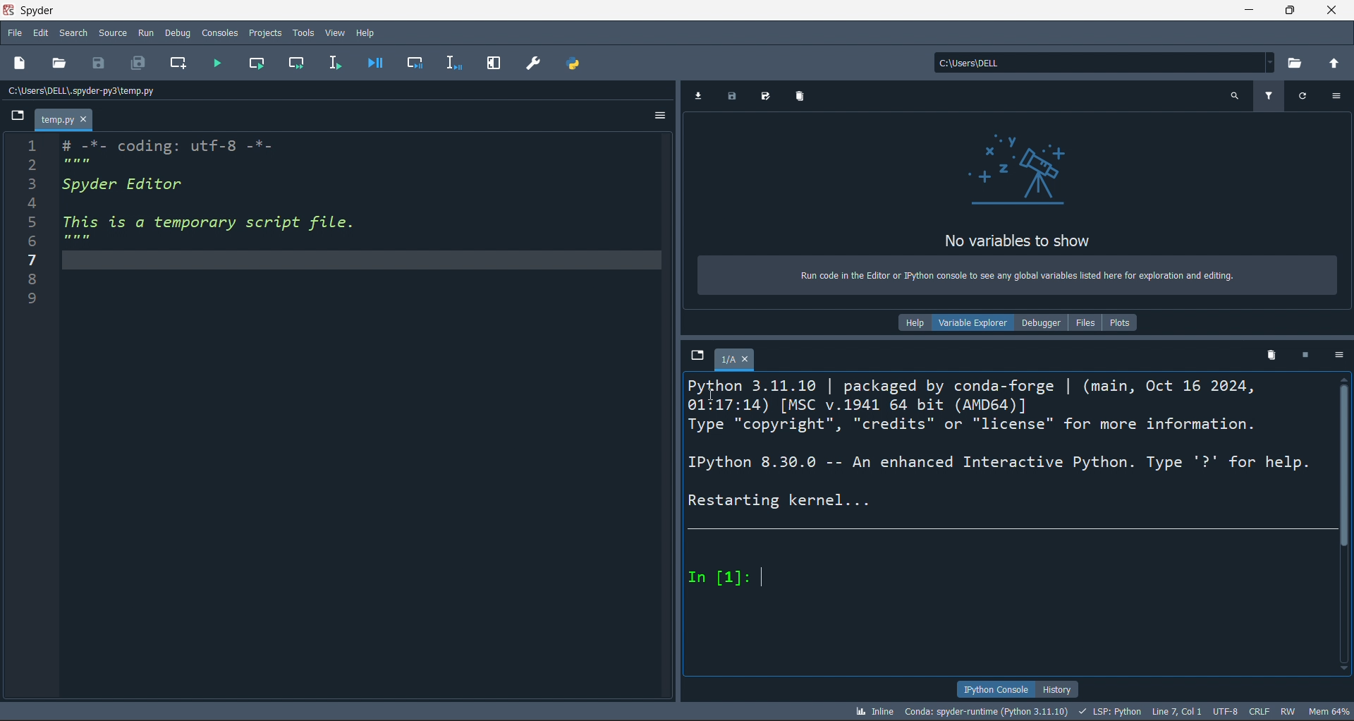 The width and height of the screenshot is (1354, 721). Describe the element at coordinates (735, 361) in the screenshot. I see `1/A ` at that location.